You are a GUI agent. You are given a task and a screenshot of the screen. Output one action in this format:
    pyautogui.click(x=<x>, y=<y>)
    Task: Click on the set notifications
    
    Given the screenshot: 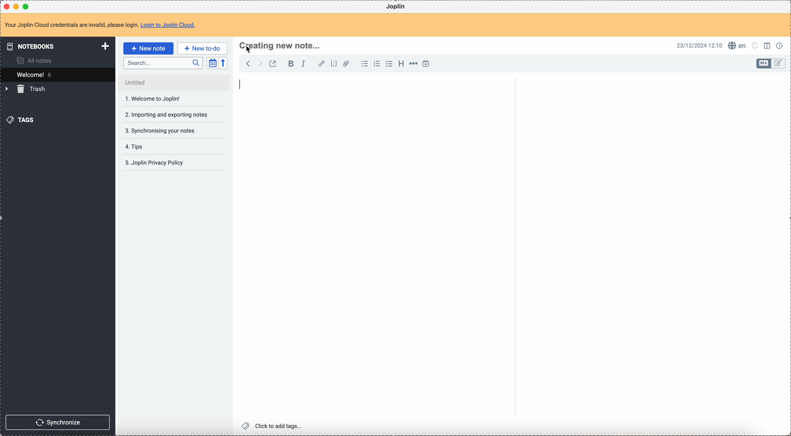 What is the action you would take?
    pyautogui.click(x=755, y=46)
    